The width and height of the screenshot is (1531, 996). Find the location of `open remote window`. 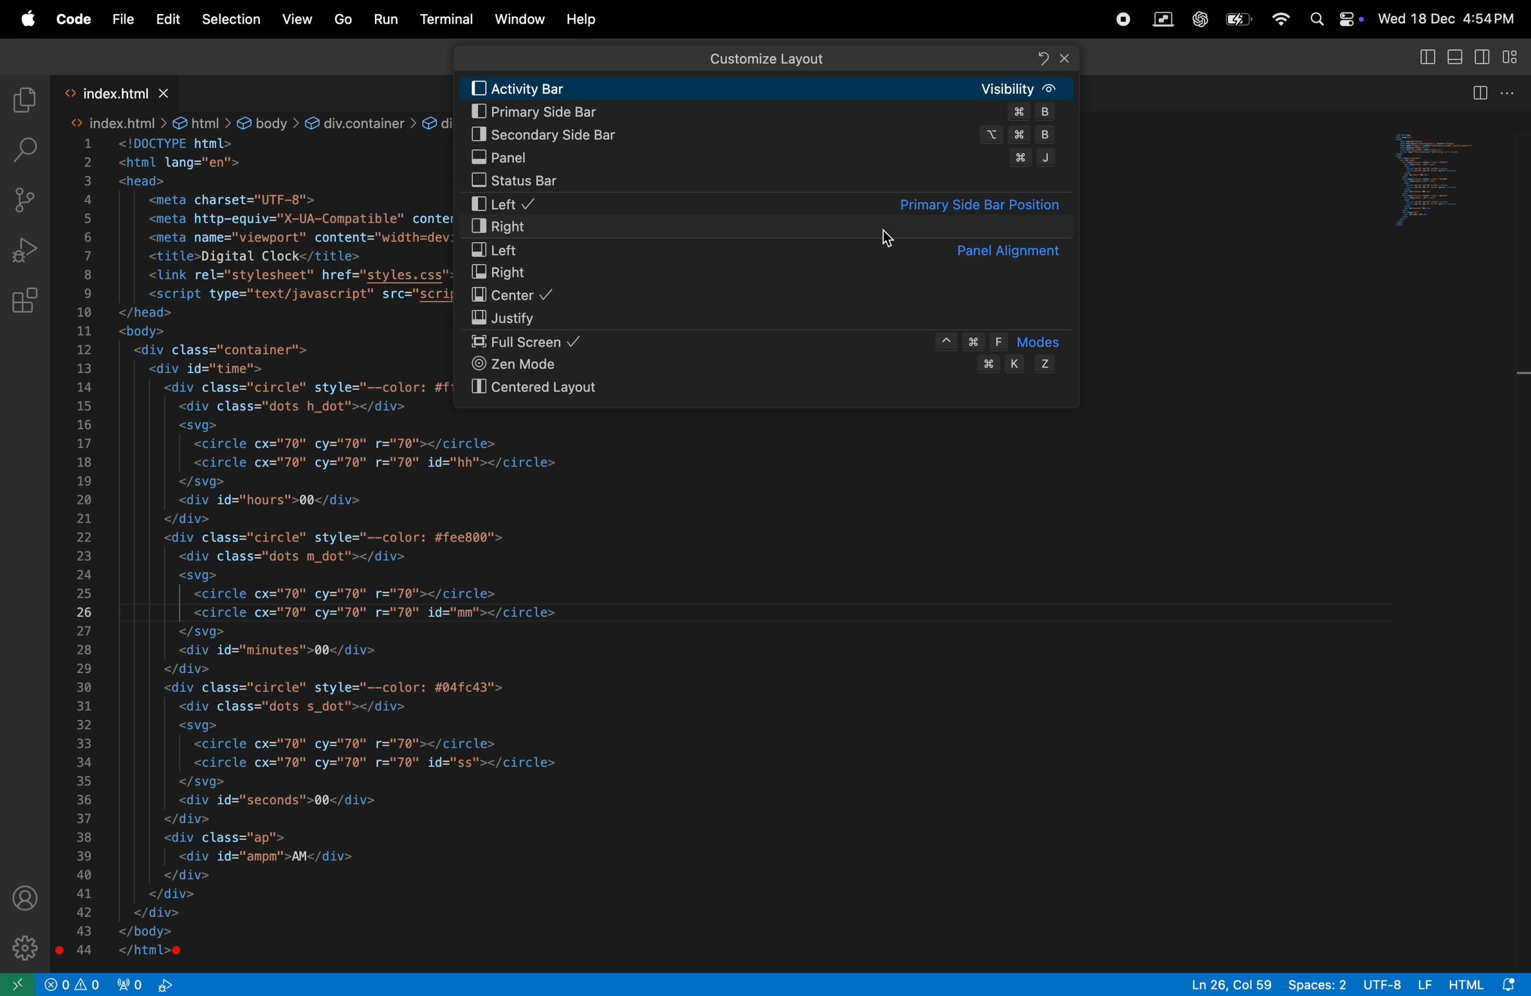

open remote window is located at coordinates (21, 986).